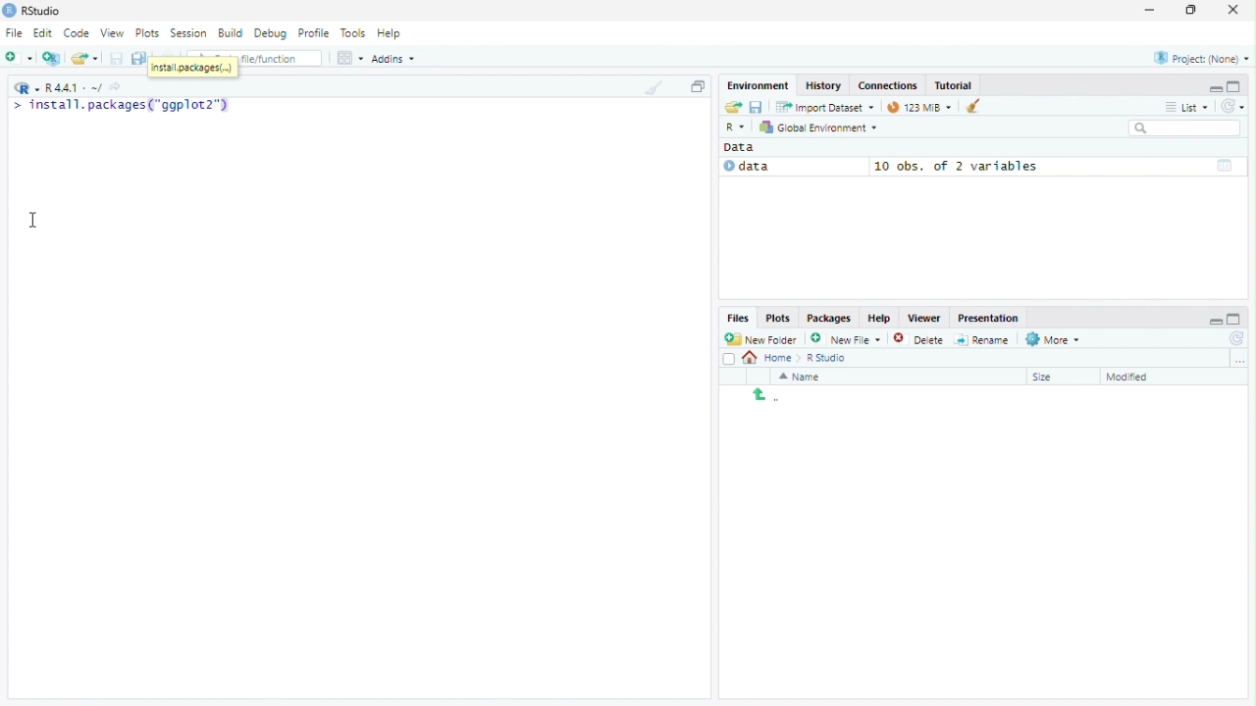 The image size is (1256, 706). What do you see at coordinates (1186, 128) in the screenshot?
I see `Search` at bounding box center [1186, 128].